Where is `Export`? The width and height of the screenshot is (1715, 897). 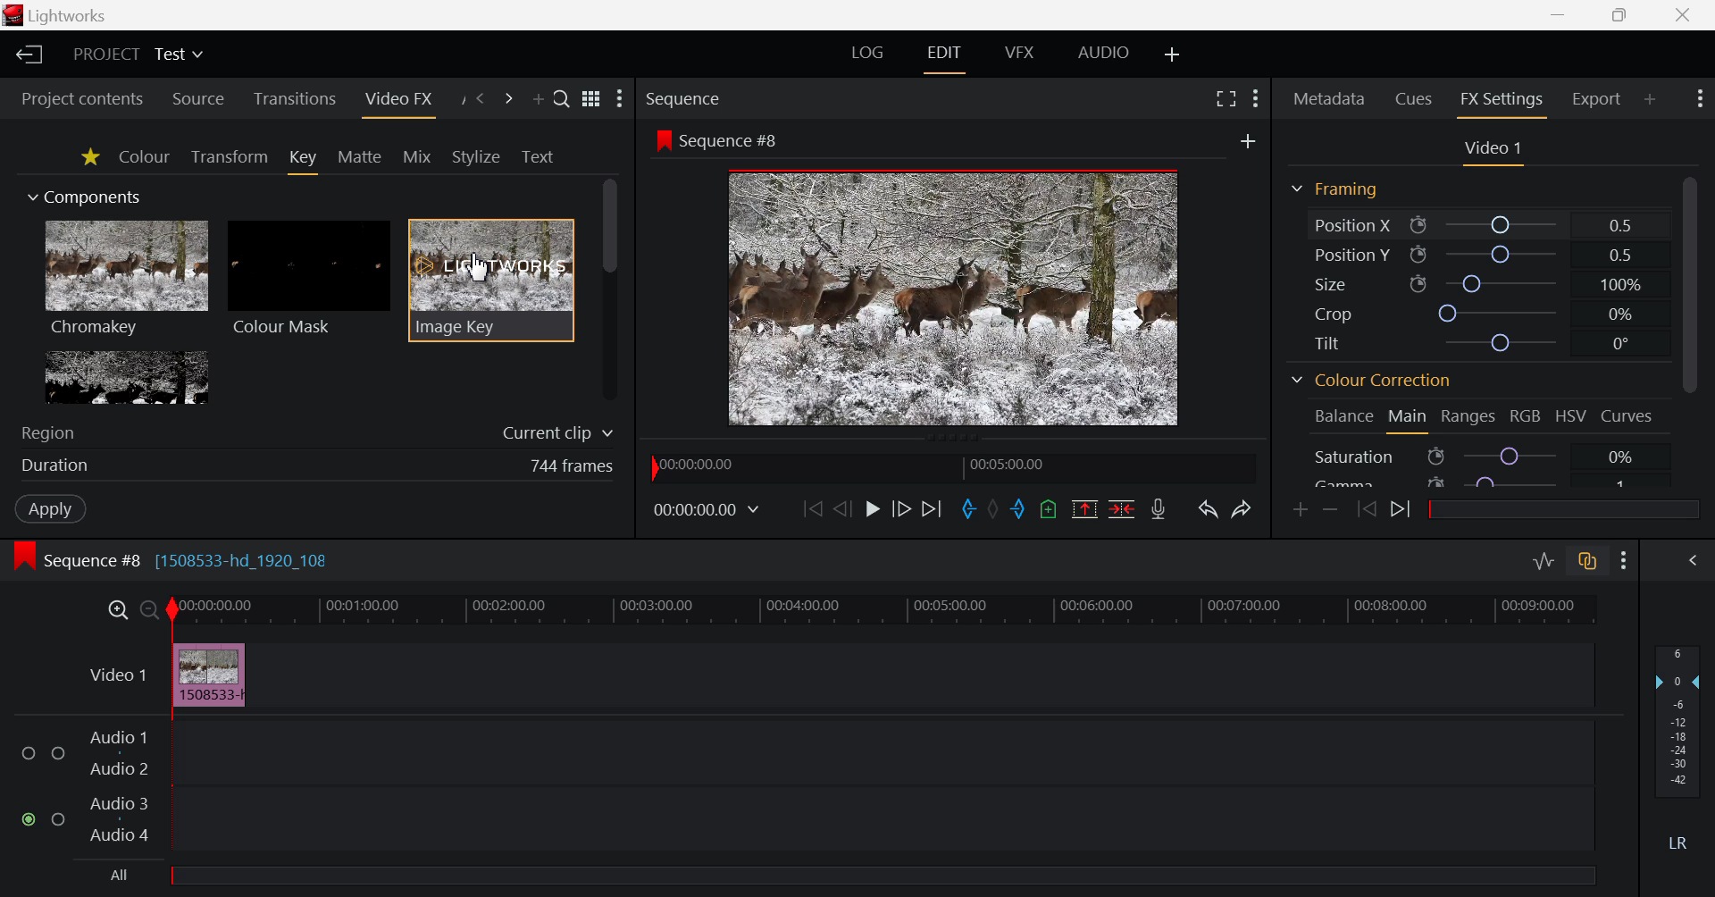 Export is located at coordinates (1594, 98).